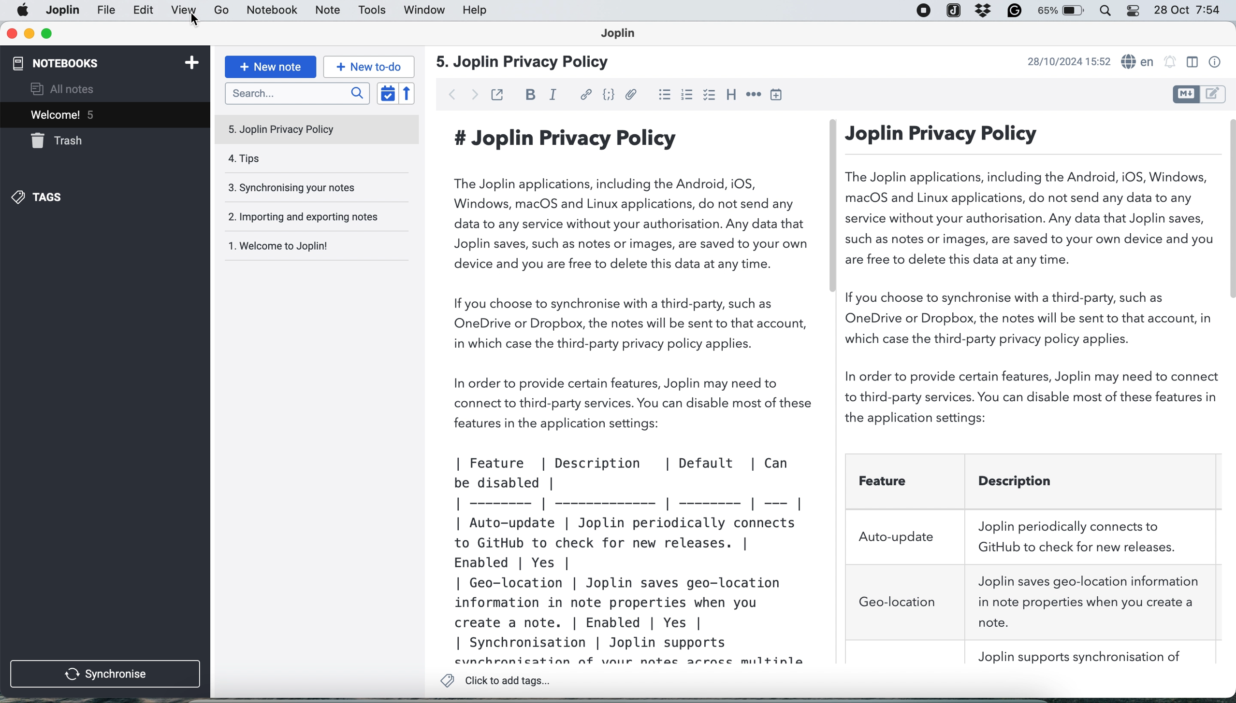  Describe the element at coordinates (40, 197) in the screenshot. I see `tags` at that location.